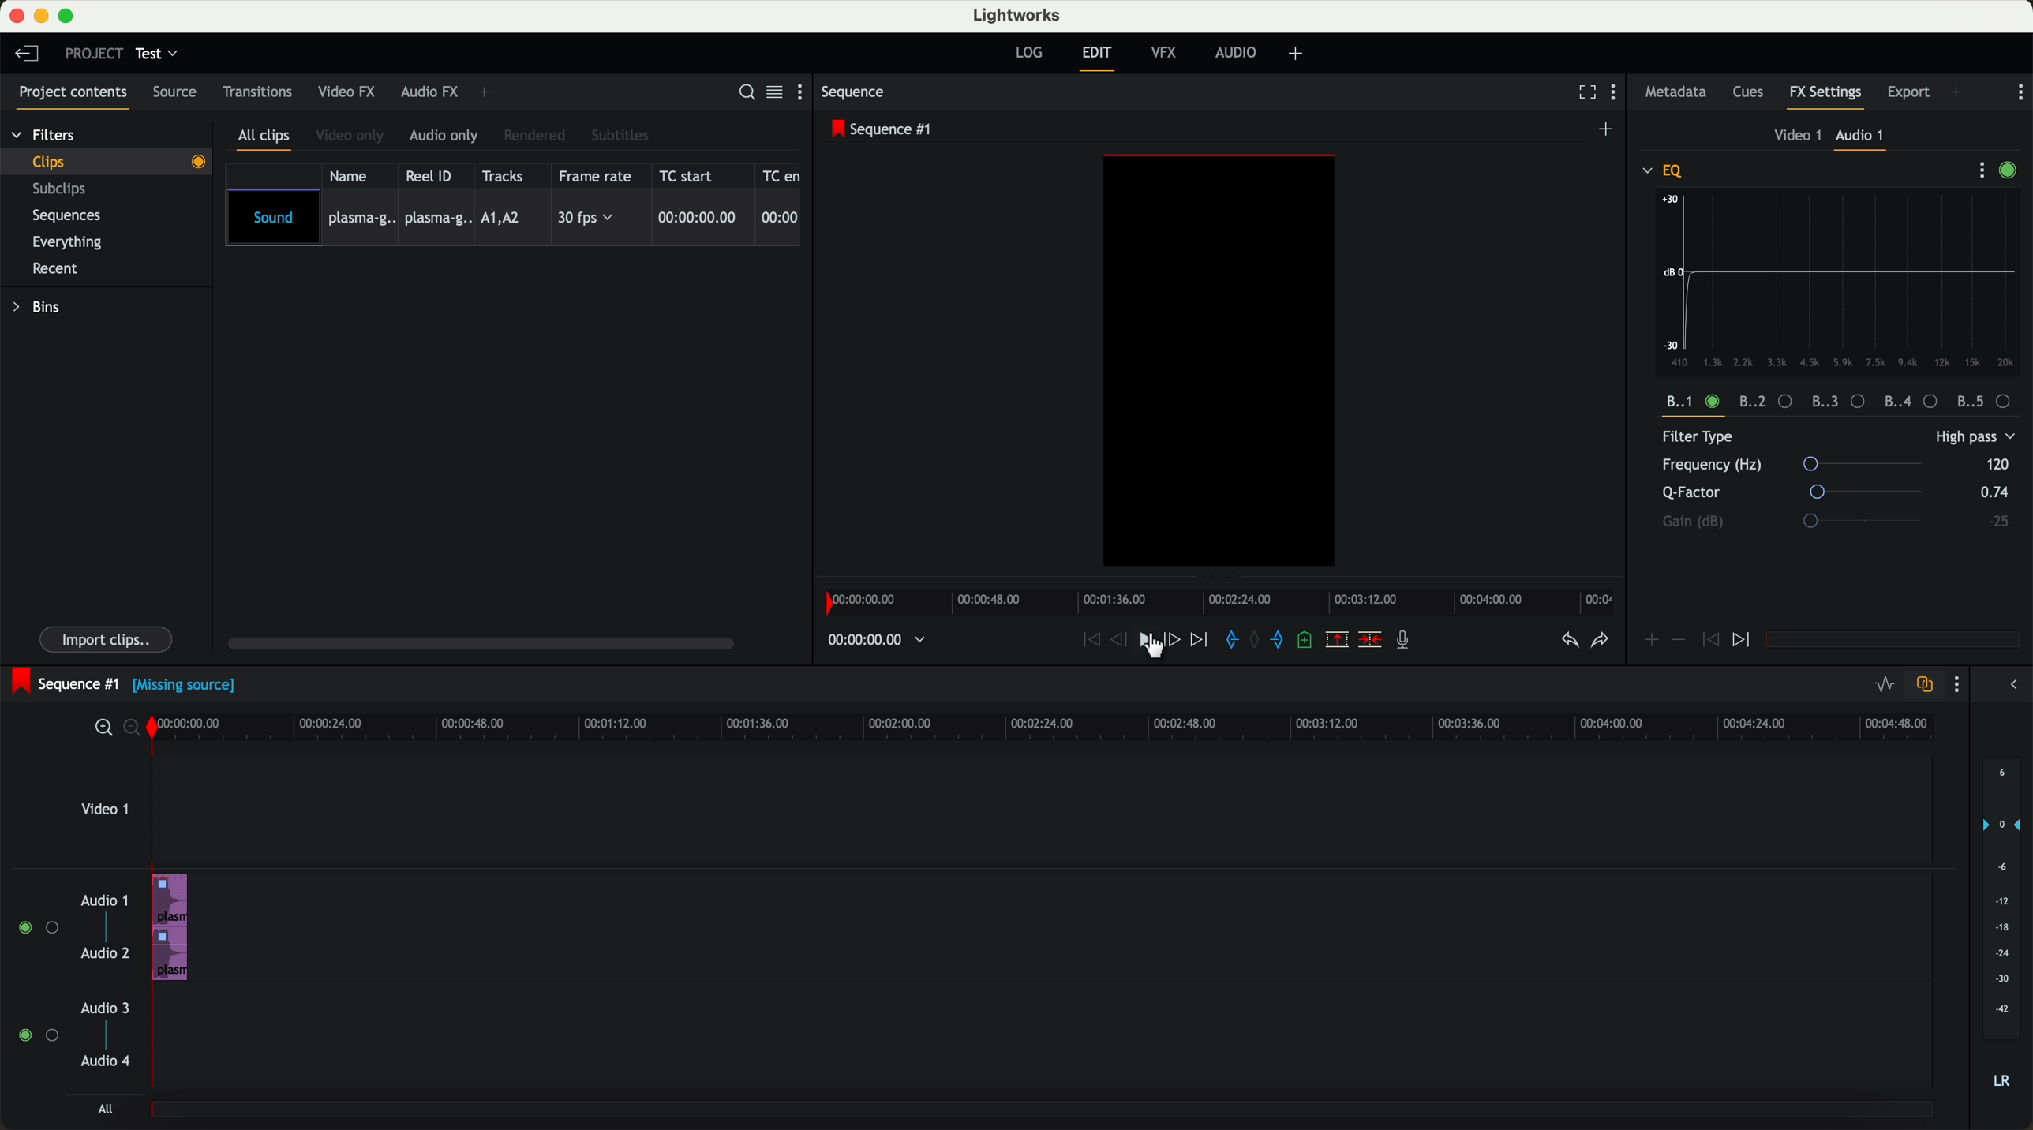  What do you see at coordinates (1743, 641) in the screenshot?
I see `jump to next keyframe` at bounding box center [1743, 641].